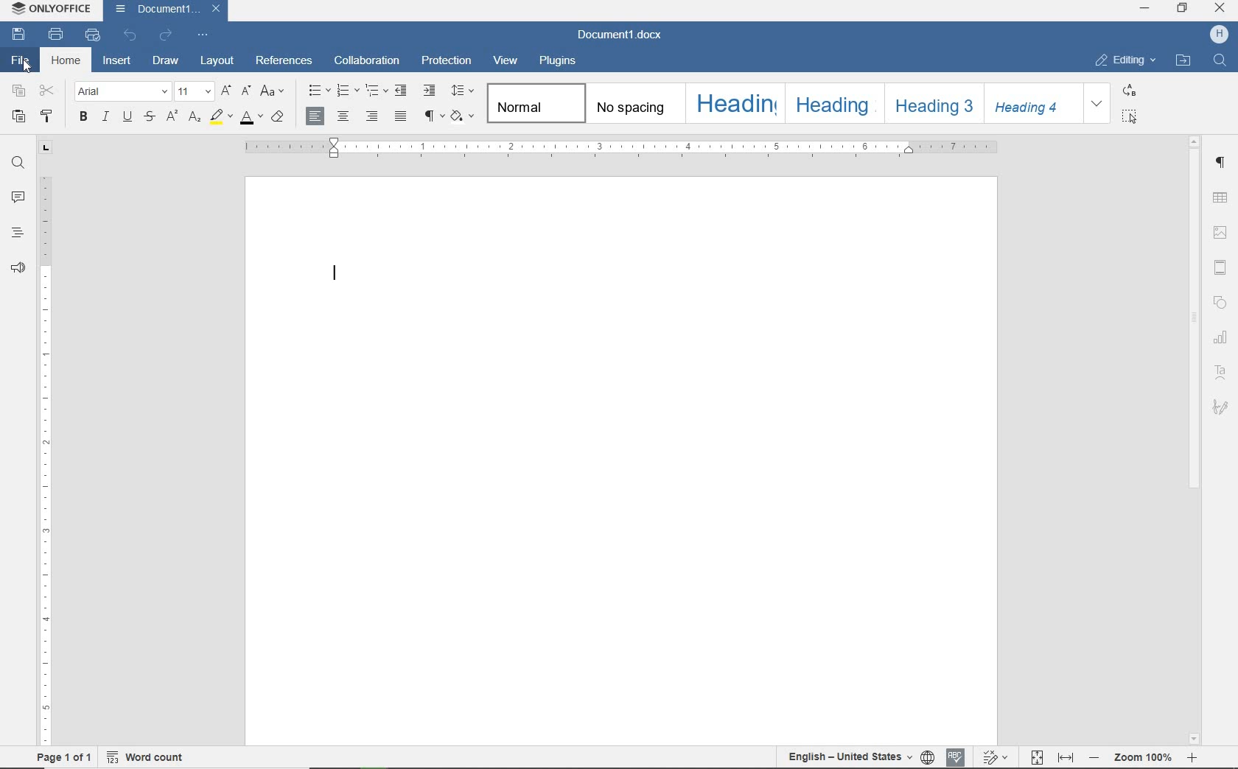  Describe the element at coordinates (57, 35) in the screenshot. I see `print` at that location.